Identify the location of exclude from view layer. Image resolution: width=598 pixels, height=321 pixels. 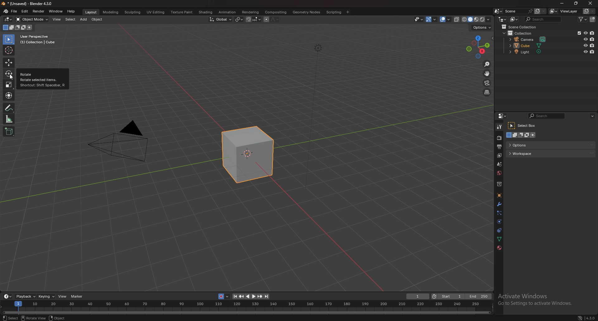
(578, 33).